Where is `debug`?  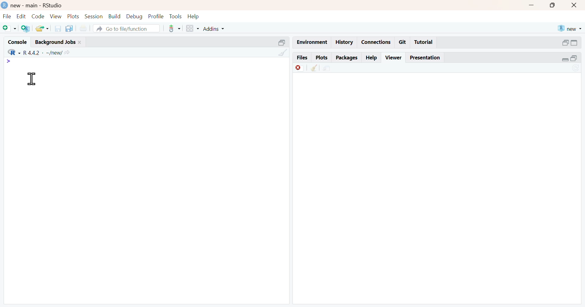 debug is located at coordinates (135, 17).